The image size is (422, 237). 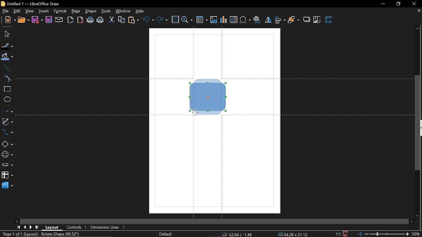 What do you see at coordinates (44, 12) in the screenshot?
I see `insert` at bounding box center [44, 12].